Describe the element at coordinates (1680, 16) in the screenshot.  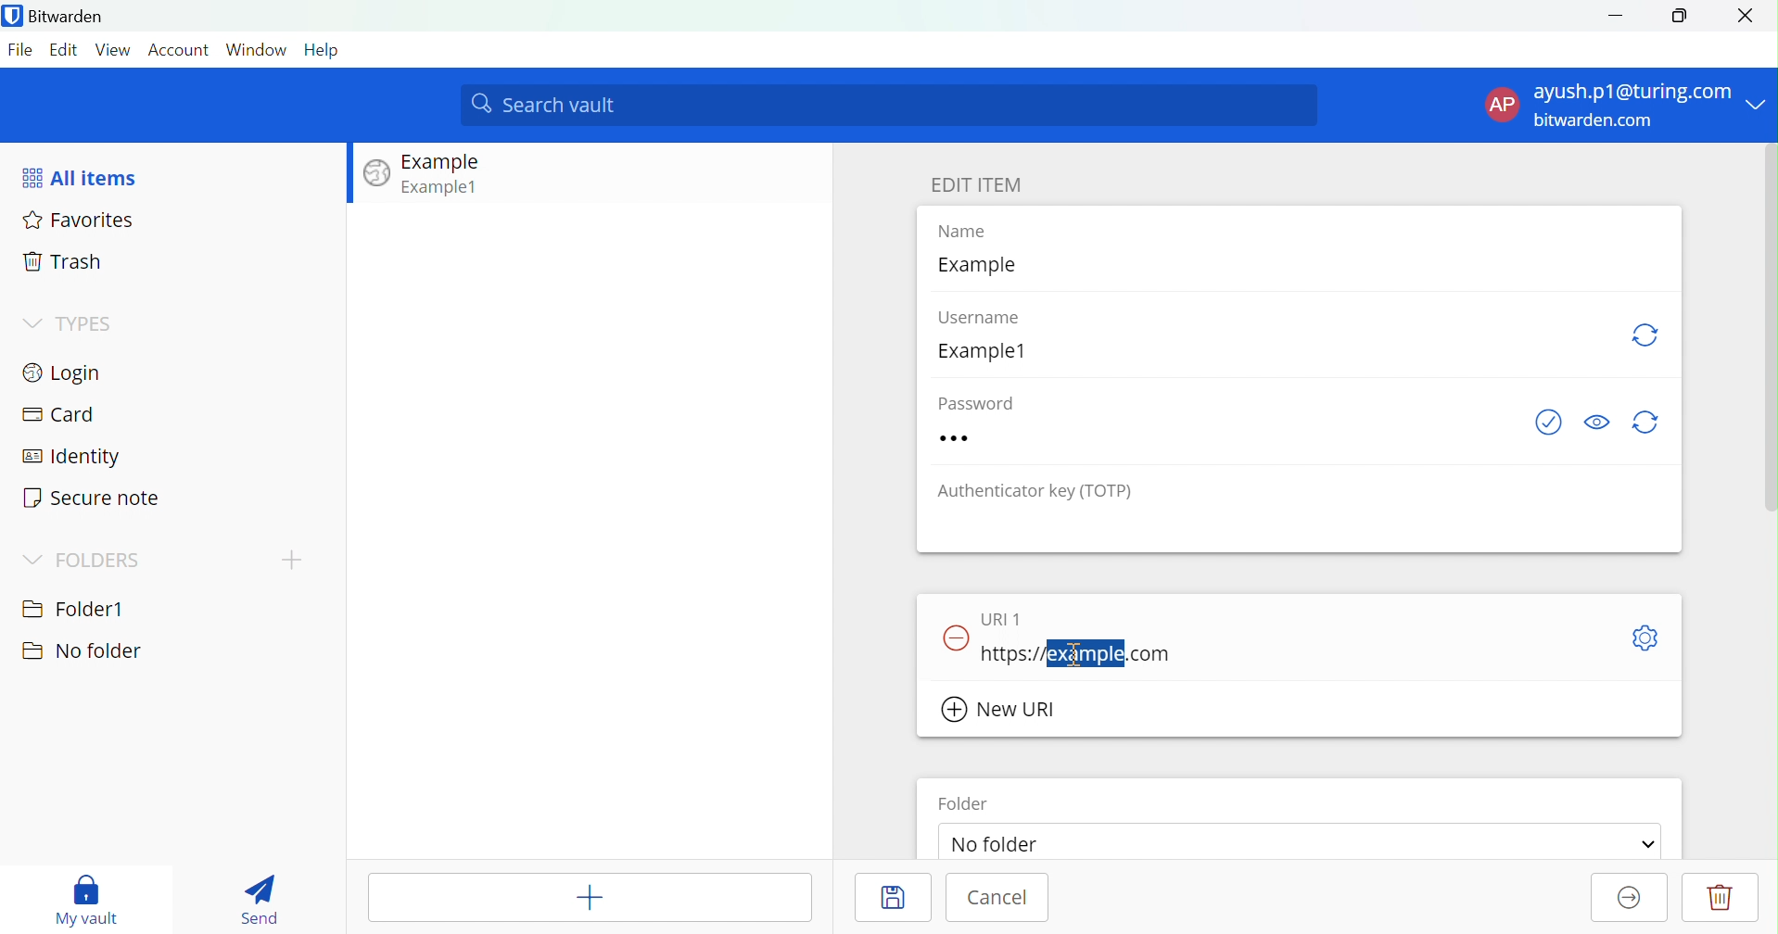
I see `Restore Down` at that location.